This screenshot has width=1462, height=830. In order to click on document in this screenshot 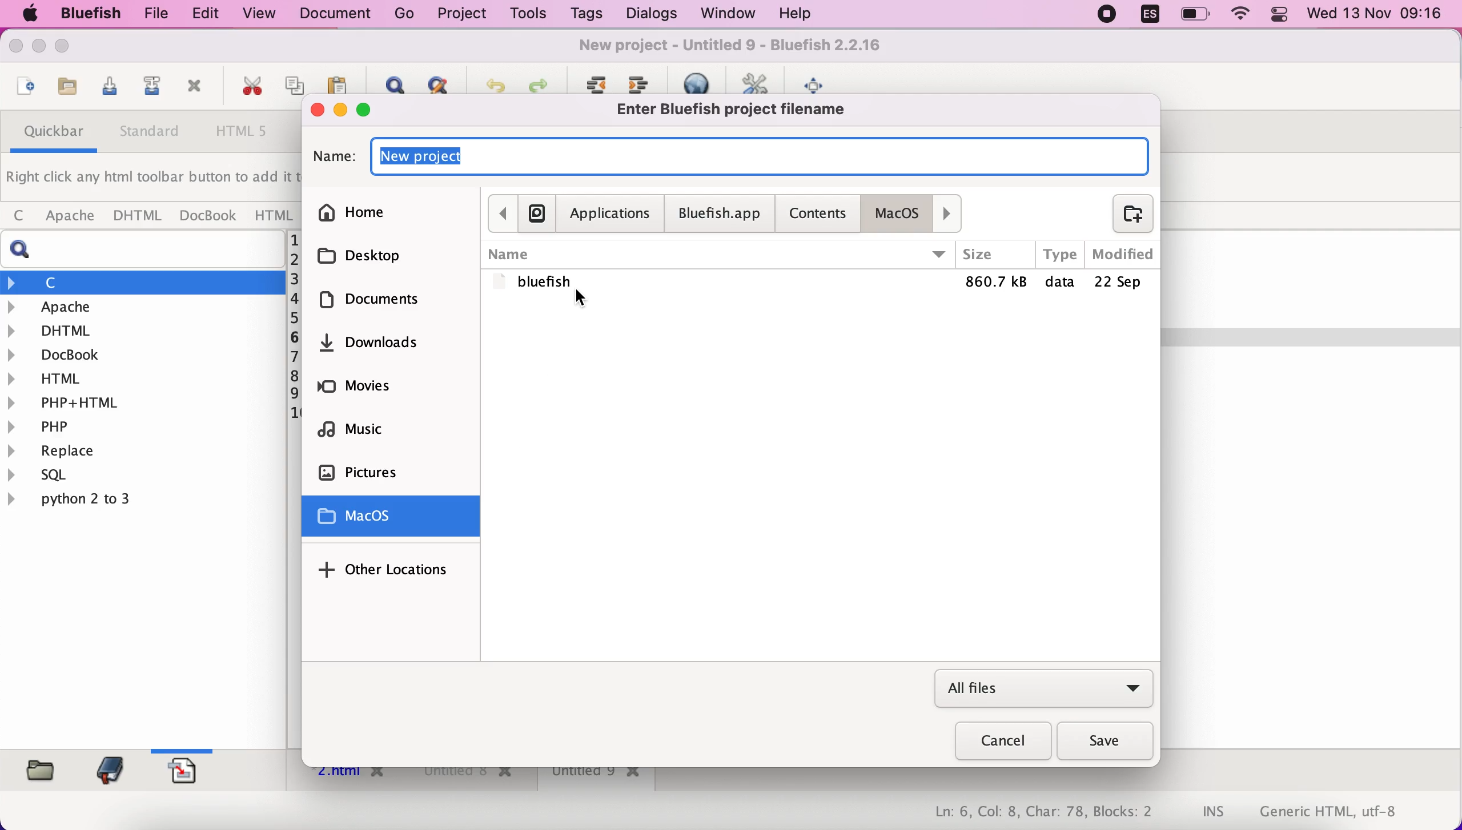, I will do `click(339, 14)`.